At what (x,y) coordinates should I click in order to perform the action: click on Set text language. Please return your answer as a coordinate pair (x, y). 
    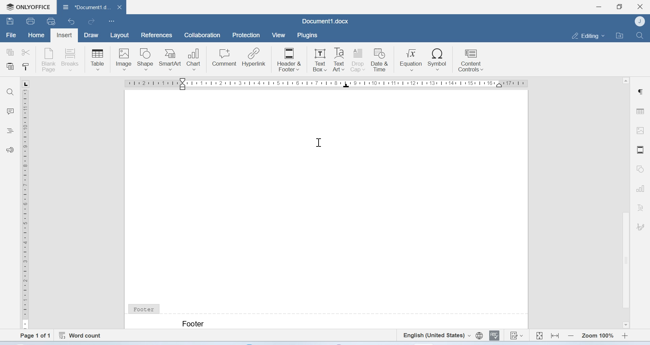
    Looking at the image, I should click on (437, 335).